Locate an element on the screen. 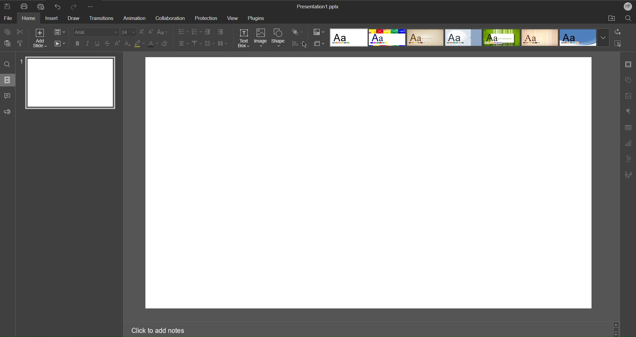  View is located at coordinates (234, 17).